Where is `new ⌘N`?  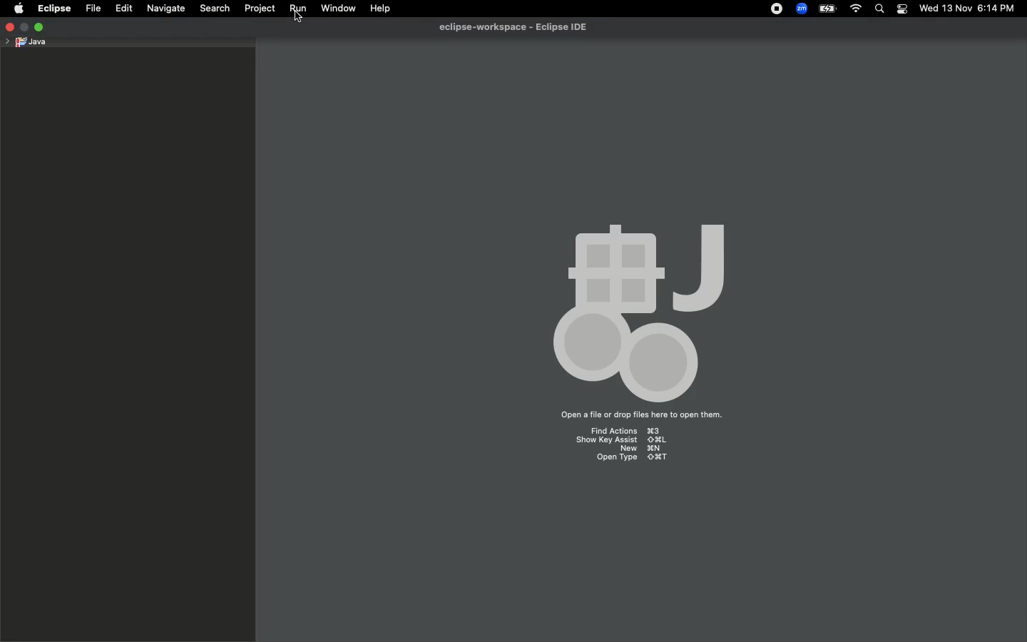
new ⌘N is located at coordinates (643, 449).